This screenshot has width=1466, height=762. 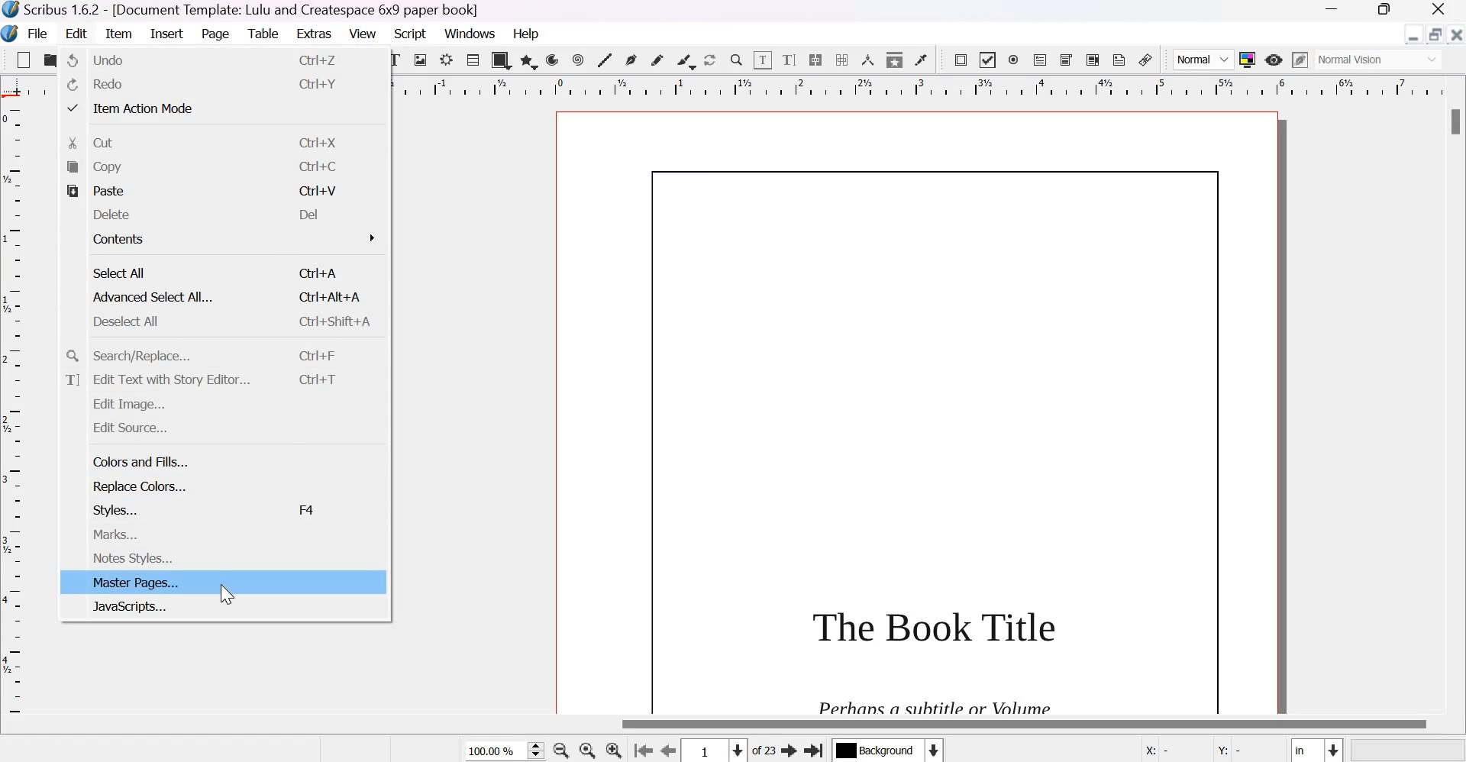 What do you see at coordinates (644, 750) in the screenshot?
I see `go to the first page` at bounding box center [644, 750].